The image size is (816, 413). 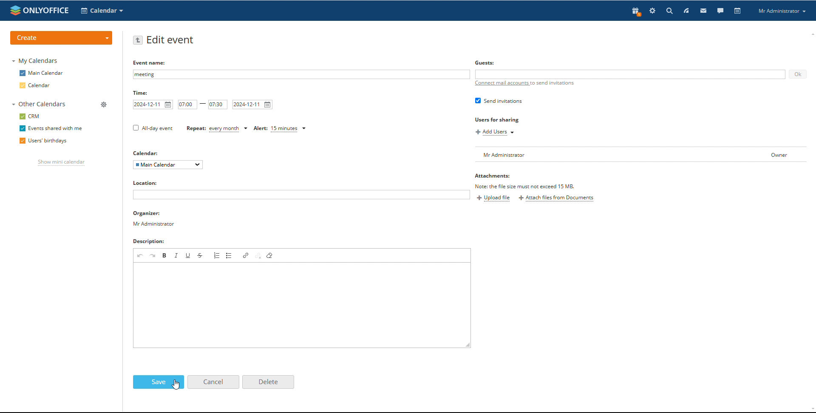 What do you see at coordinates (41, 73) in the screenshot?
I see `main calendars` at bounding box center [41, 73].